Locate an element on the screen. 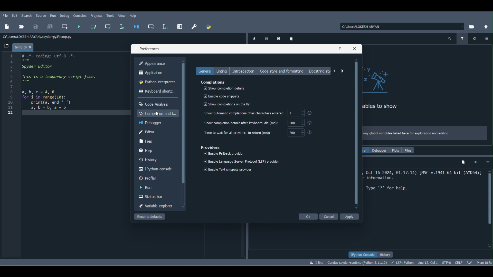 The height and width of the screenshot is (277, 493). Browse tabs is located at coordinates (7, 46).